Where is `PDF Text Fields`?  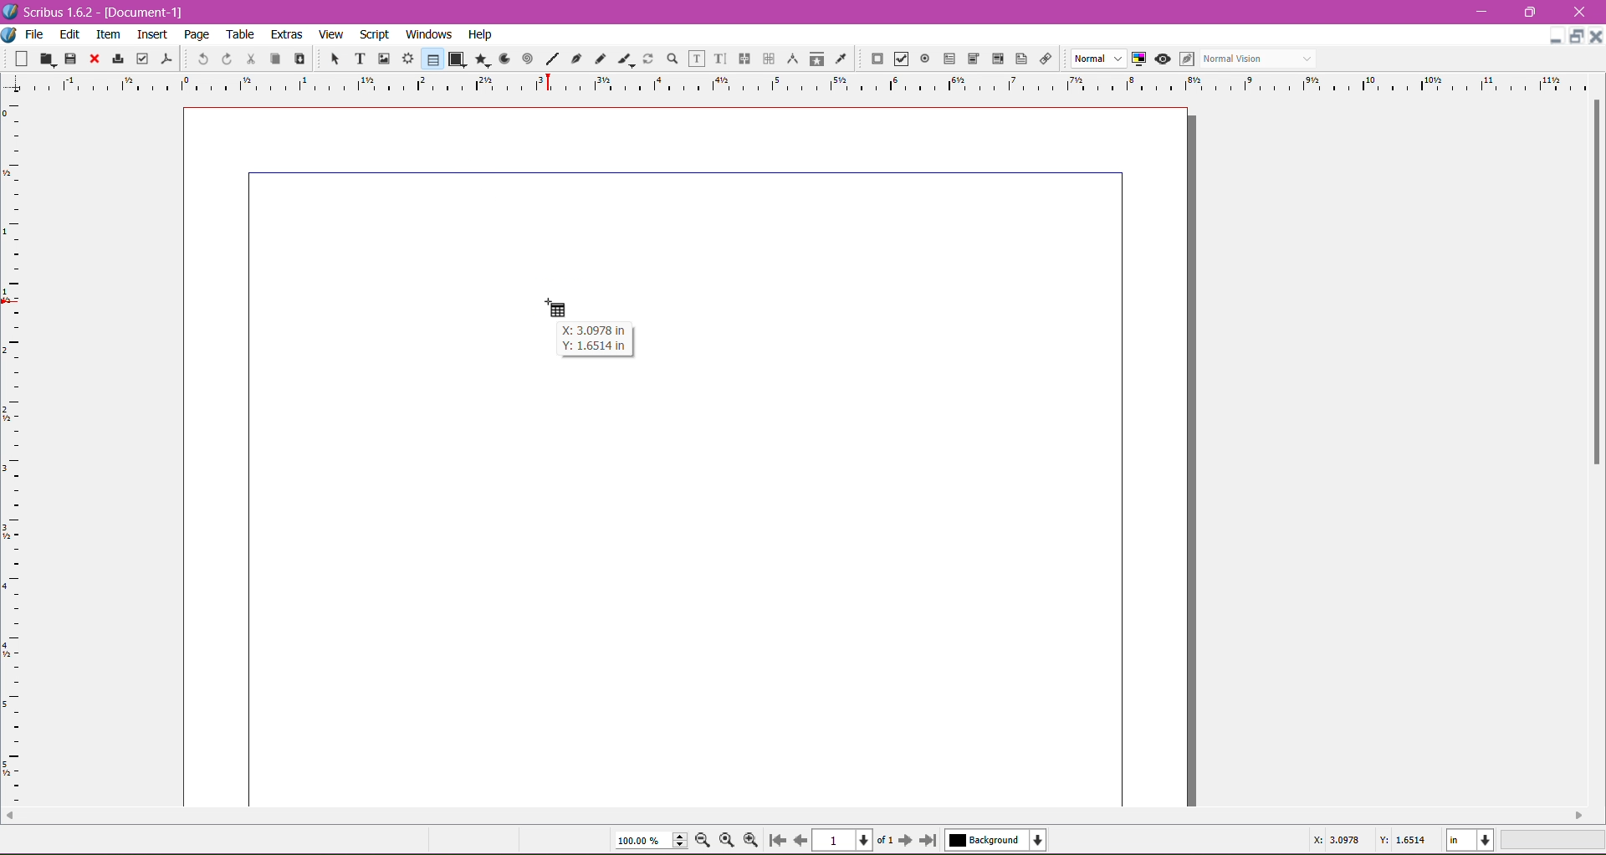 PDF Text Fields is located at coordinates (946, 59).